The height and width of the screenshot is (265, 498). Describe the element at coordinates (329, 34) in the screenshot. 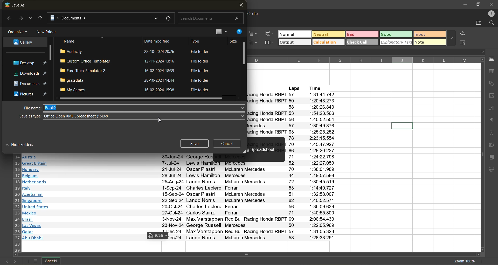

I see `neutral` at that location.